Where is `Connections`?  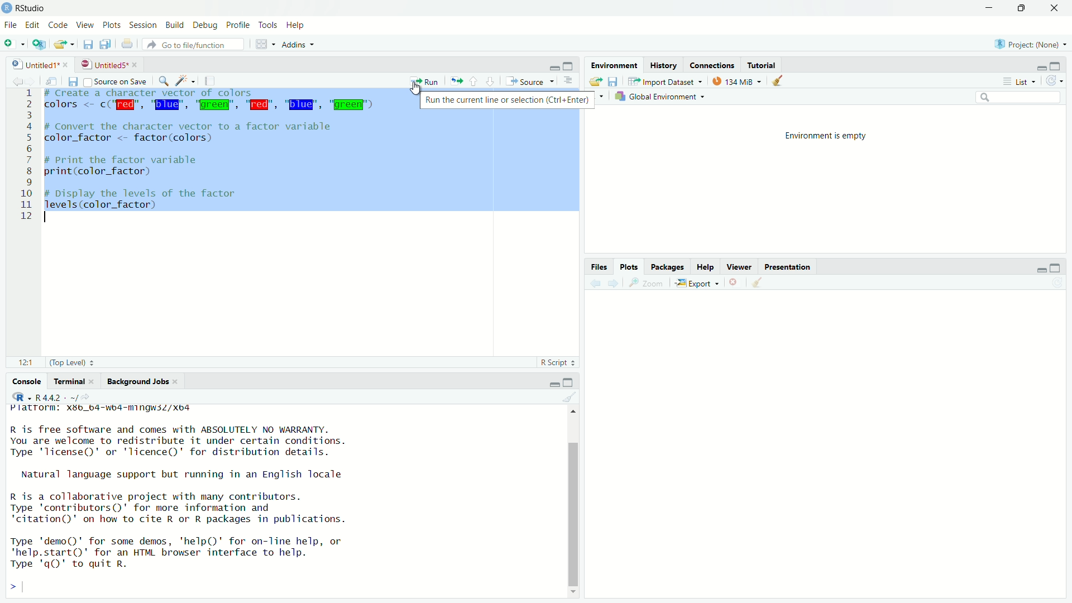
Connections is located at coordinates (714, 65).